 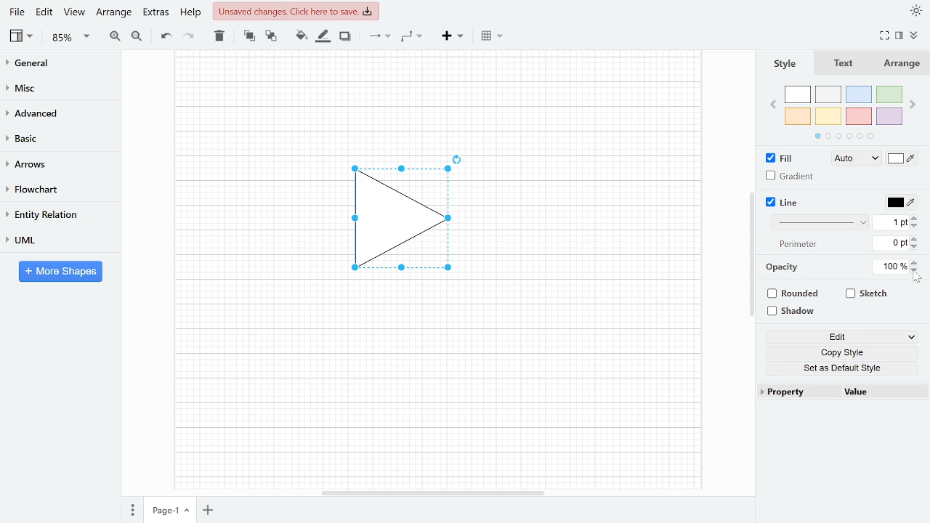 I want to click on Opacity, so click(x=783, y=267).